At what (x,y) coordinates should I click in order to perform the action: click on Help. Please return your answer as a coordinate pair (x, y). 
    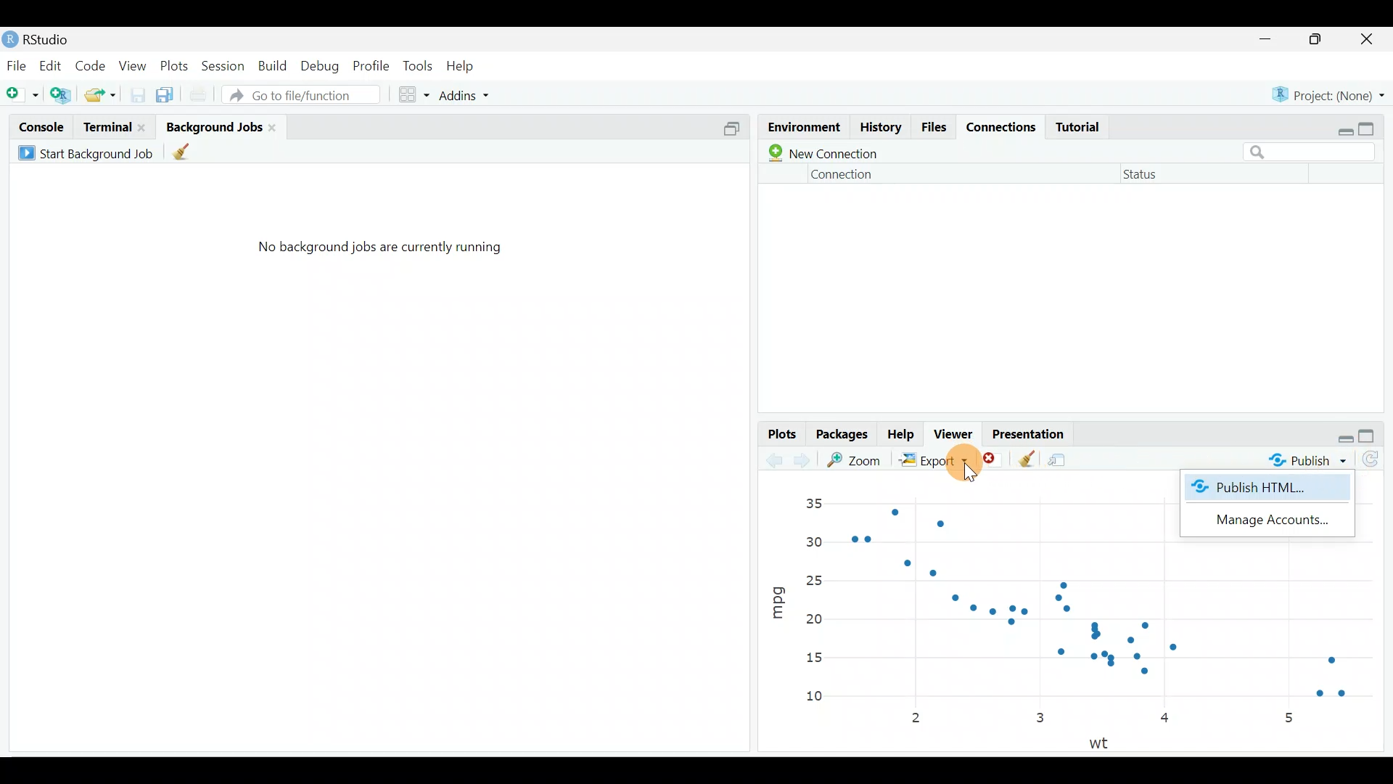
    Looking at the image, I should click on (902, 435).